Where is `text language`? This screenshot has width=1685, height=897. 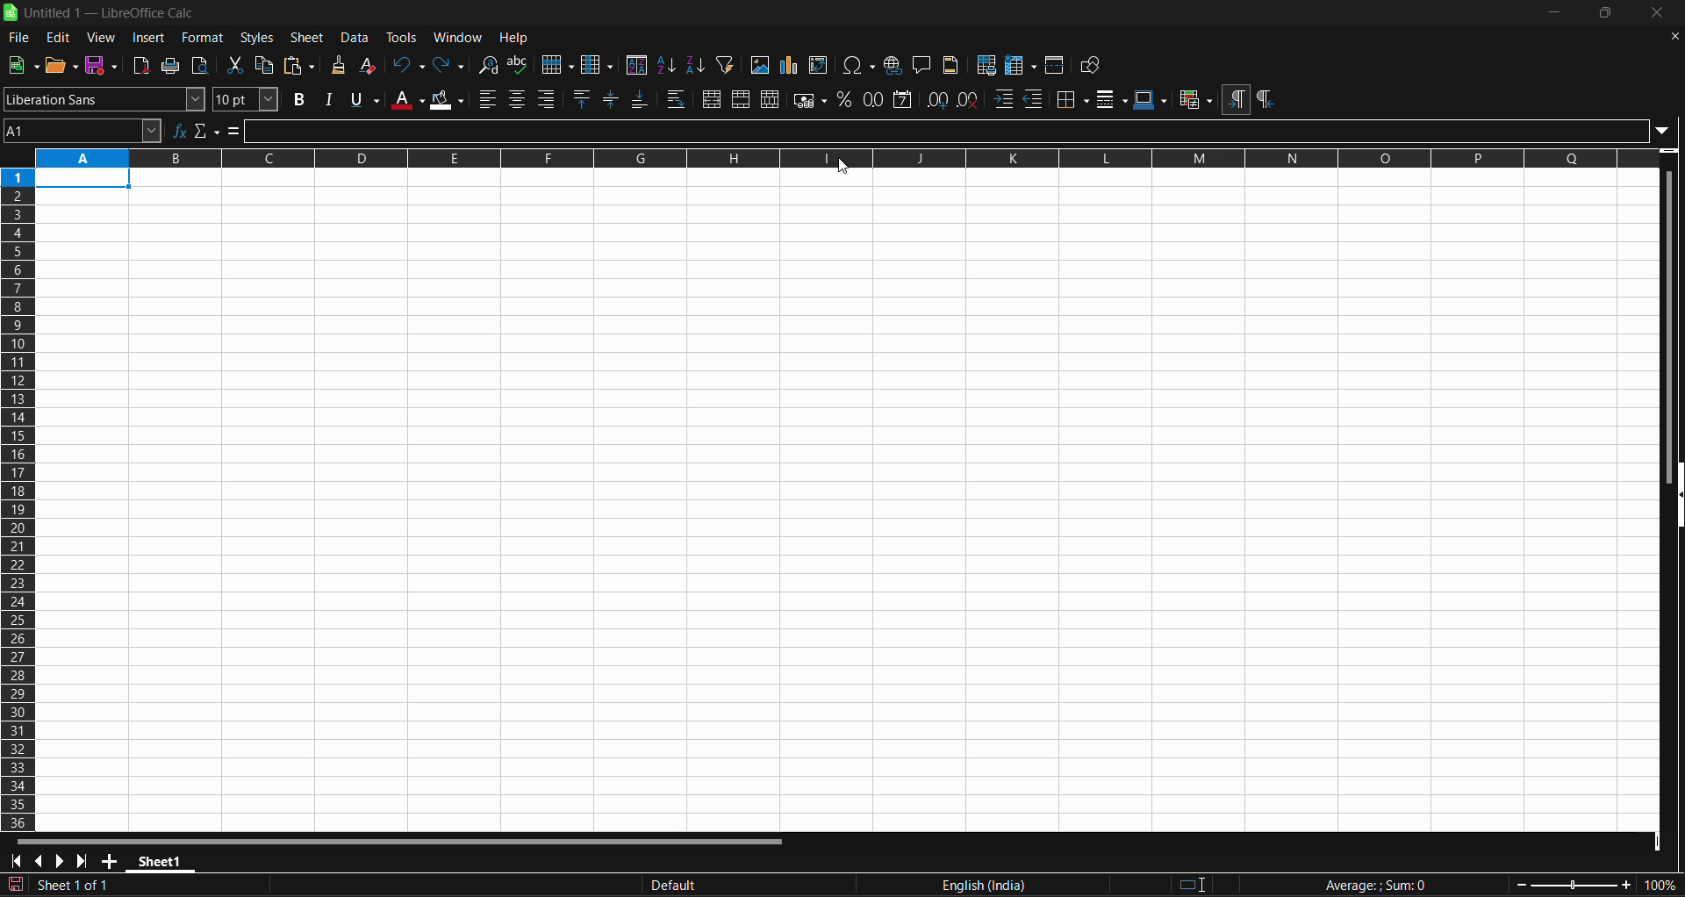
text language is located at coordinates (887, 886).